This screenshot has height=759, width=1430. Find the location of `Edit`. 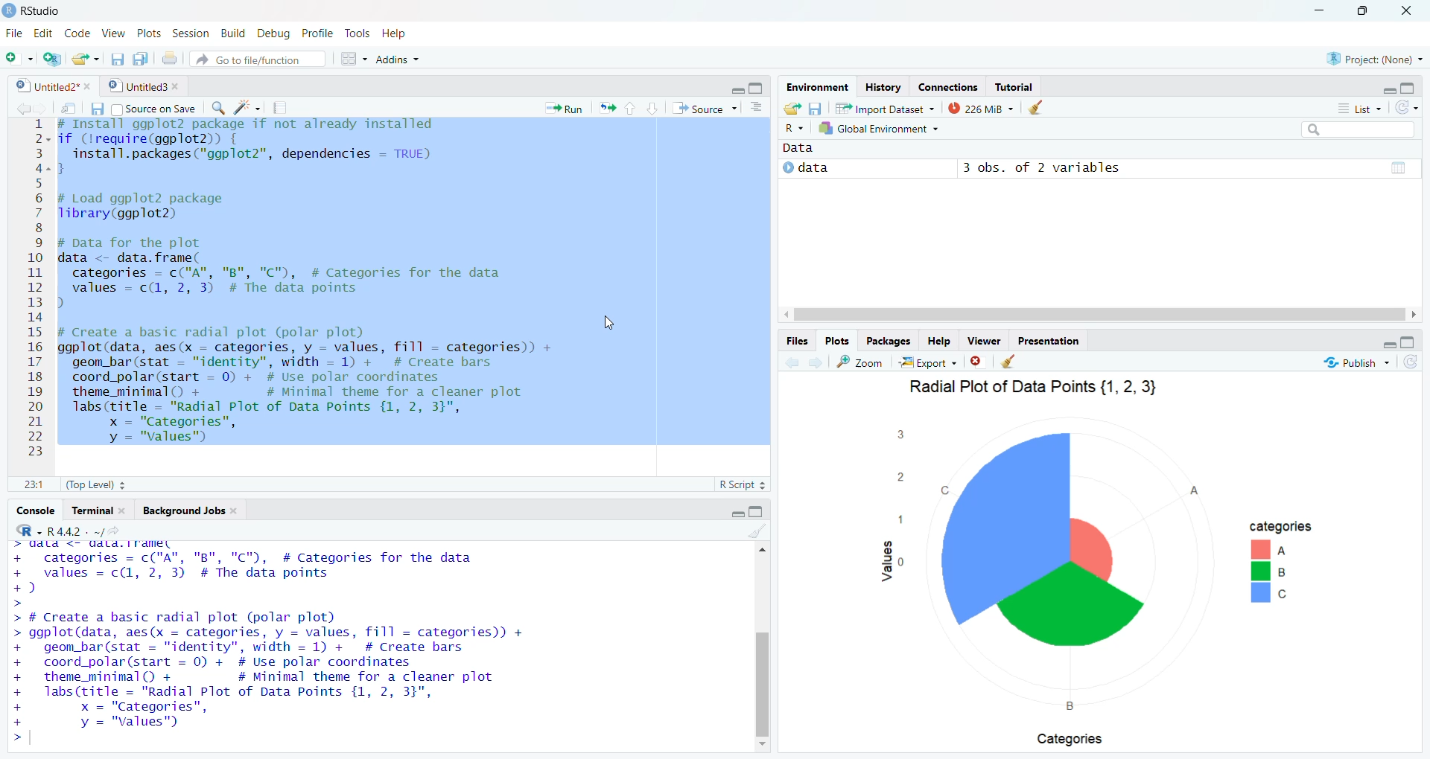

Edit is located at coordinates (42, 35).